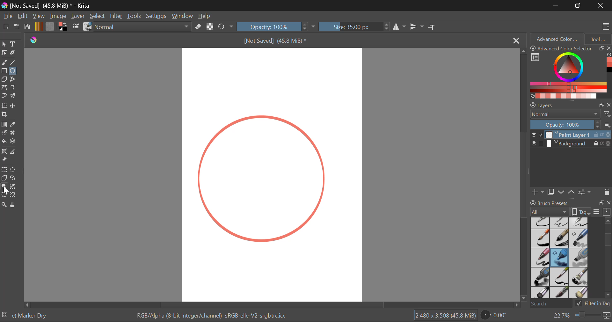  I want to click on Marker Dry, so click(560, 258).